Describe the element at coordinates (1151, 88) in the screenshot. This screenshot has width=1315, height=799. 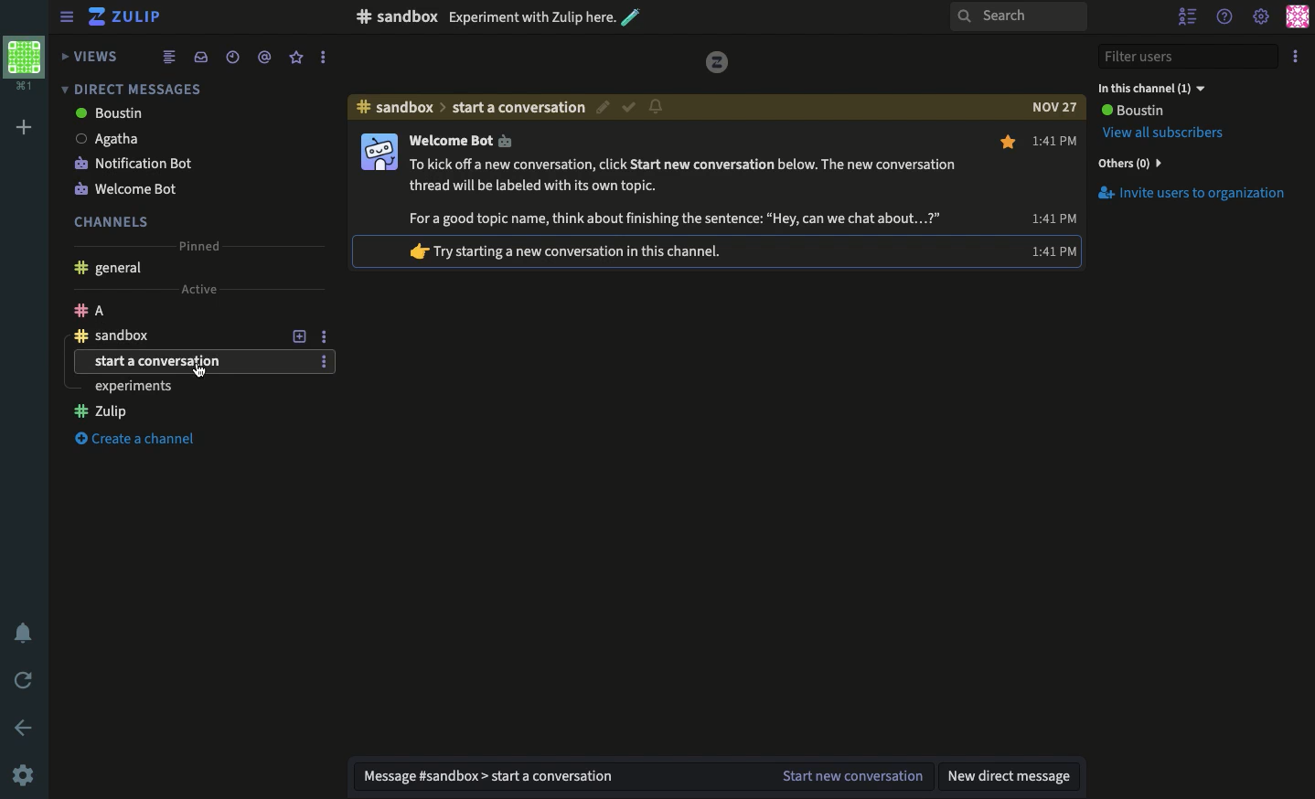
I see `In this channel` at that location.